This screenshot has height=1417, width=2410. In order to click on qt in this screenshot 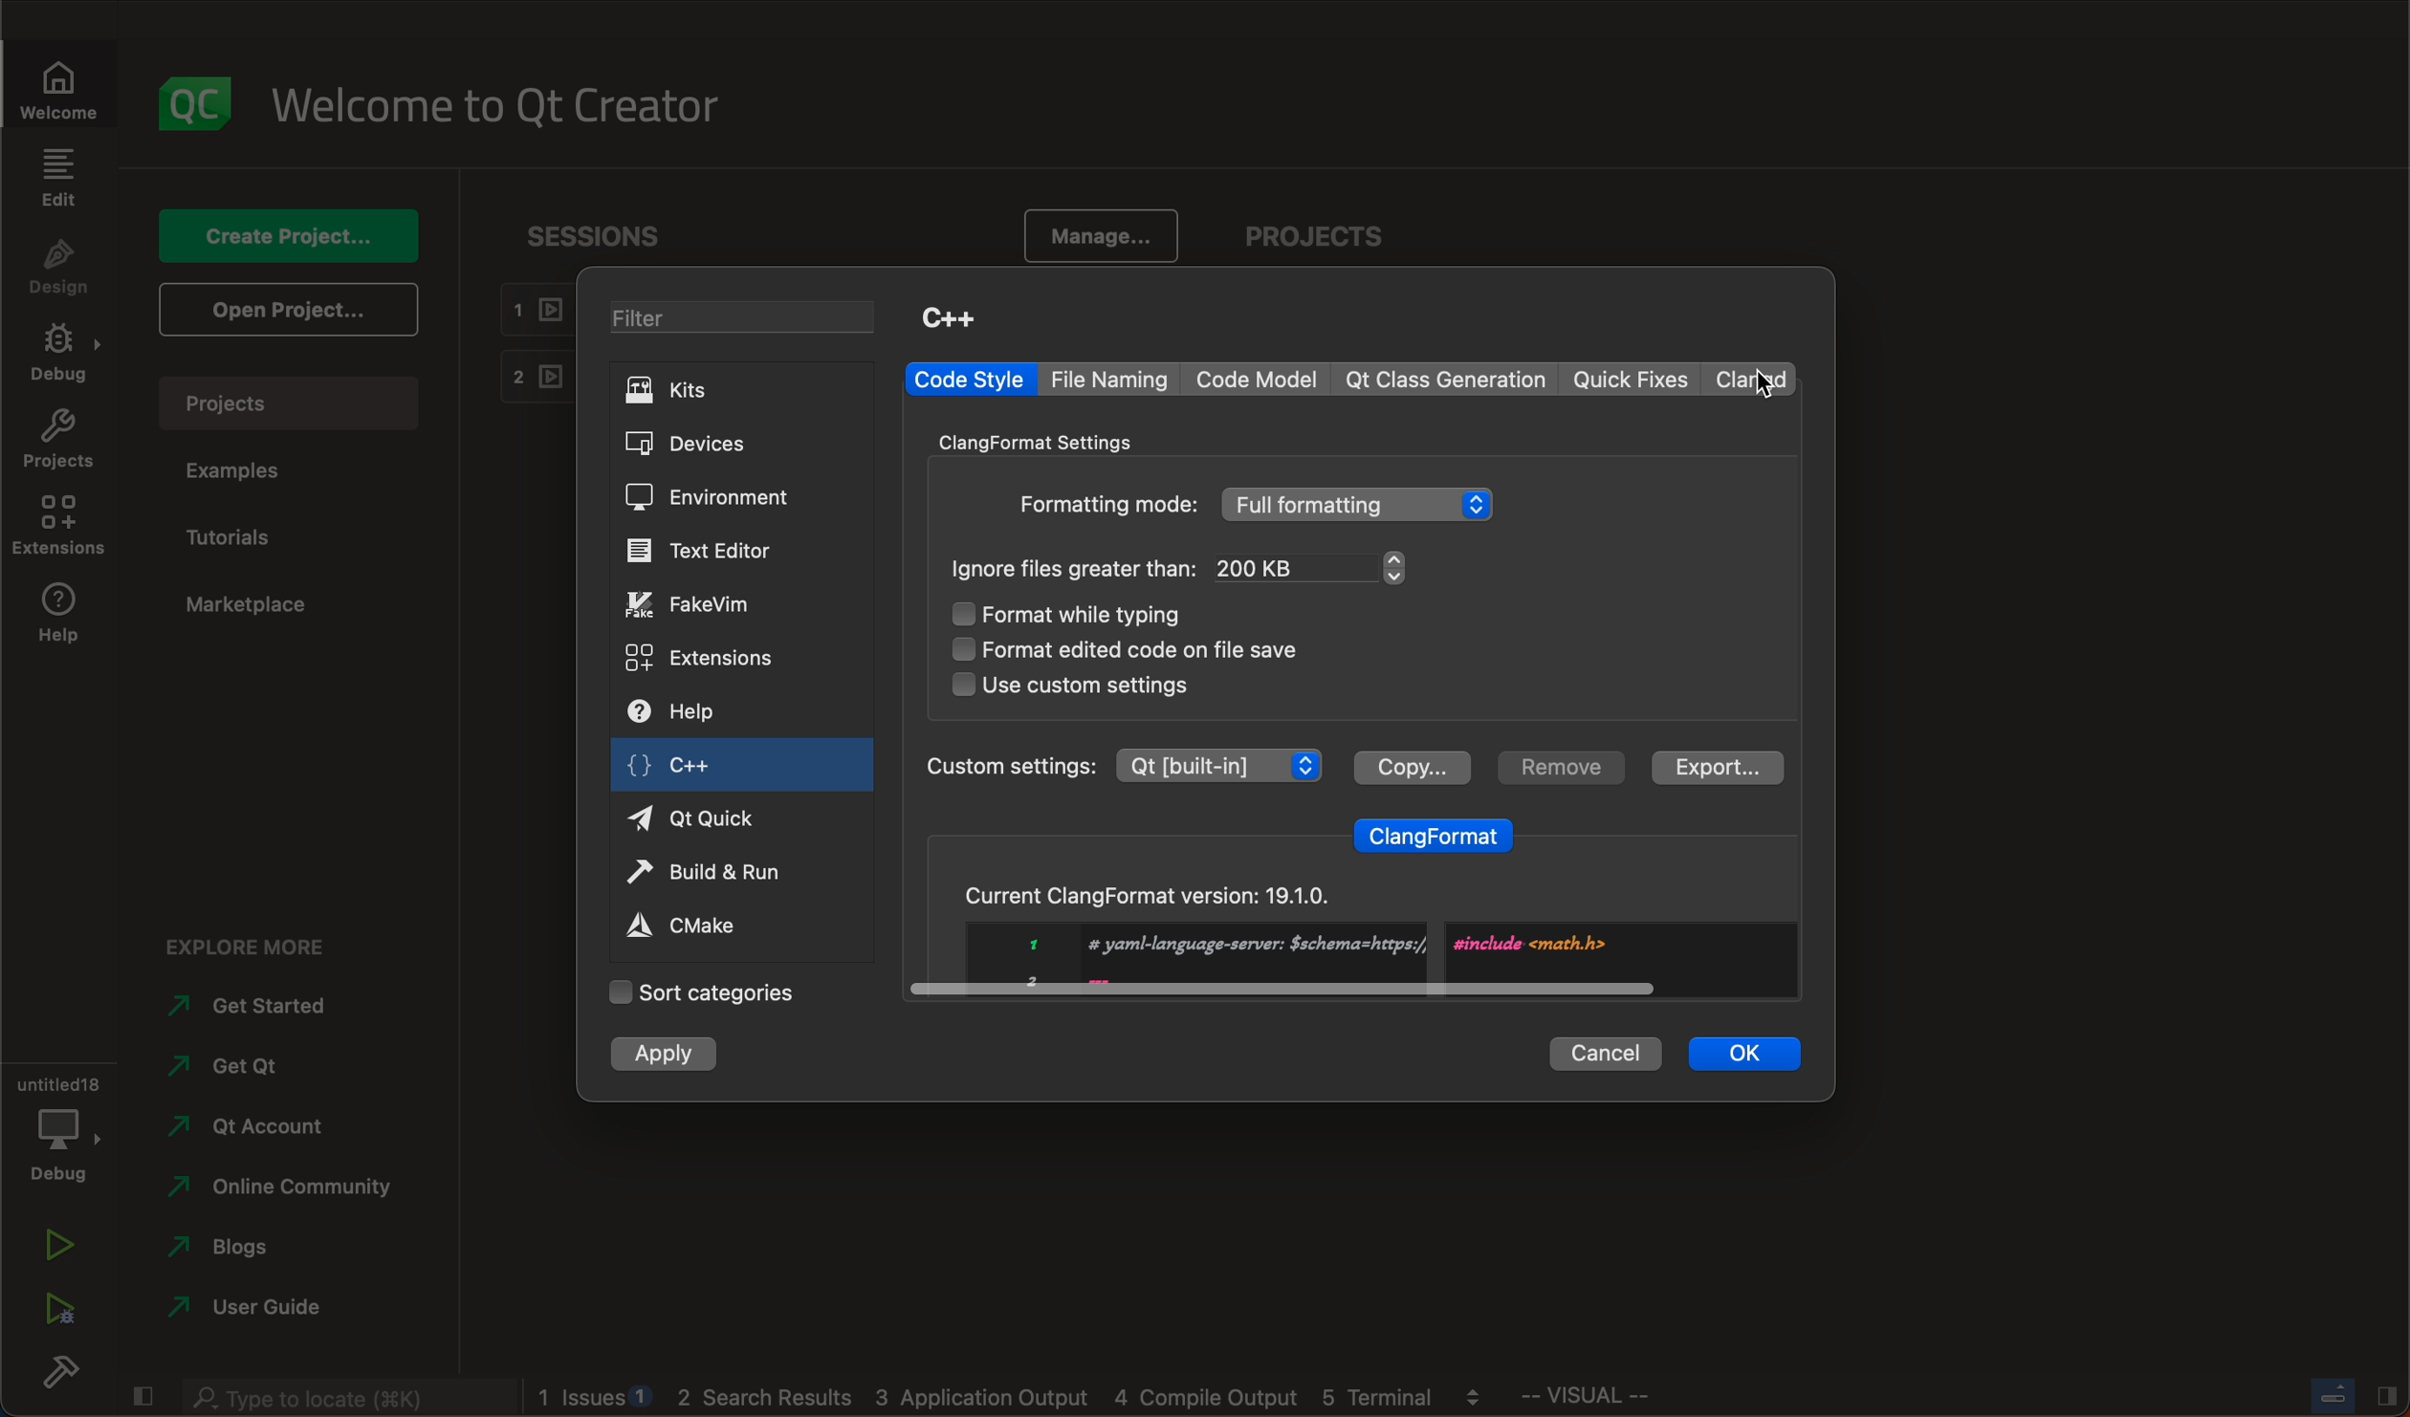, I will do `click(716, 817)`.